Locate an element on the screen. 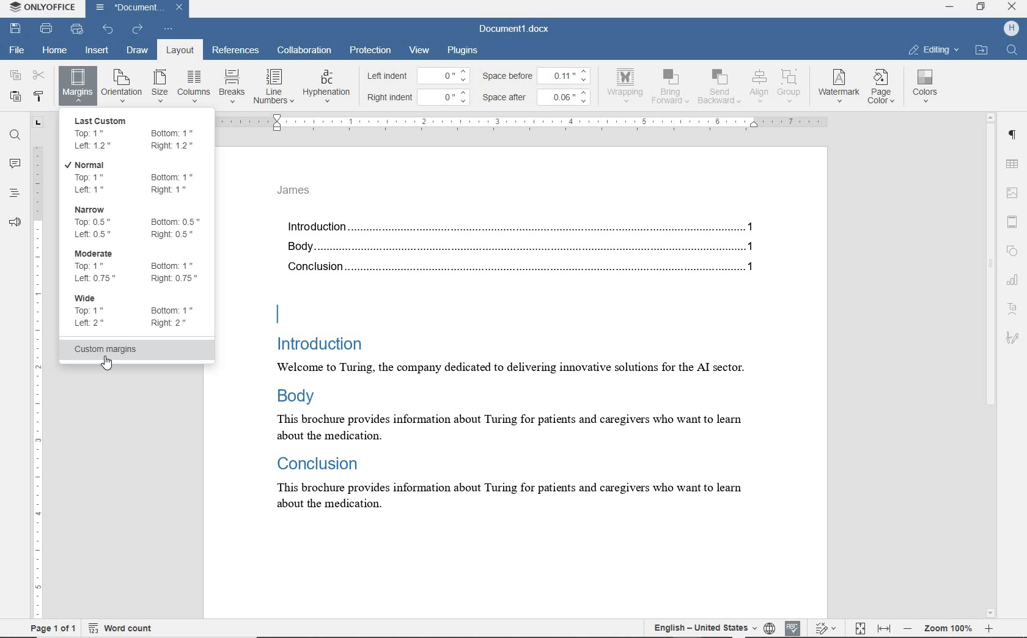 Image resolution: width=1027 pixels, height=638 pixels. 0 is located at coordinates (444, 75).